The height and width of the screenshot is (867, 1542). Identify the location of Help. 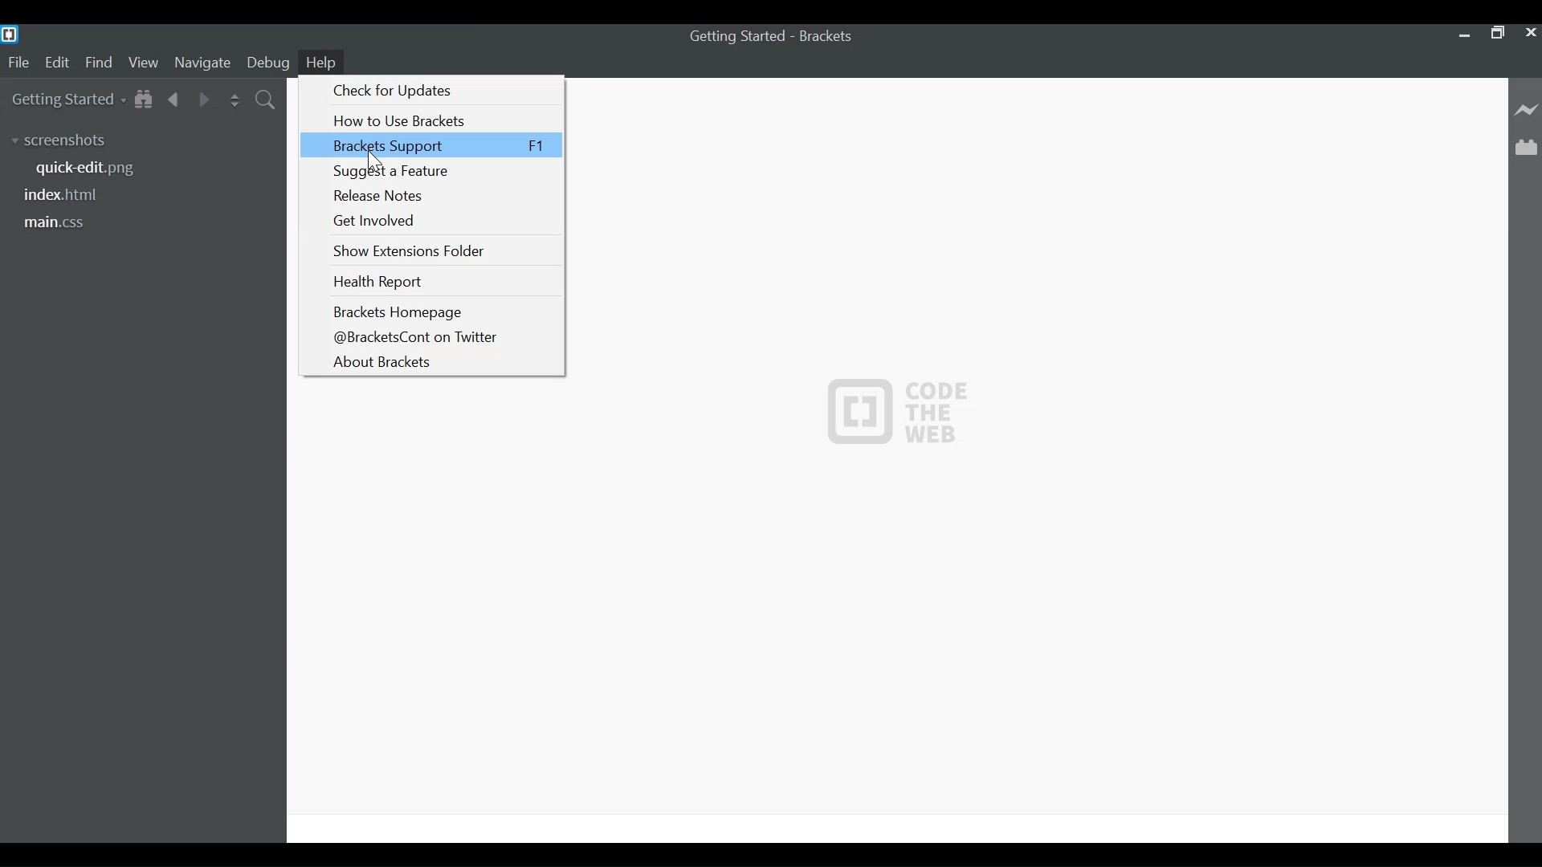
(323, 62).